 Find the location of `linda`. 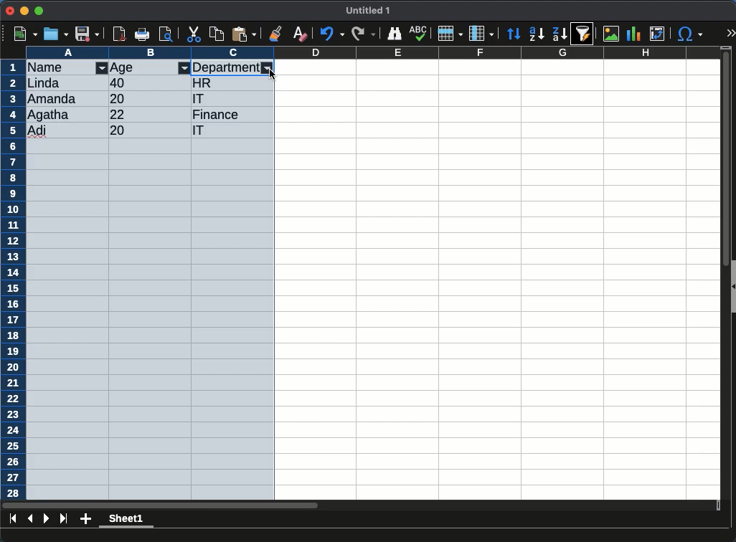

linda is located at coordinates (42, 83).